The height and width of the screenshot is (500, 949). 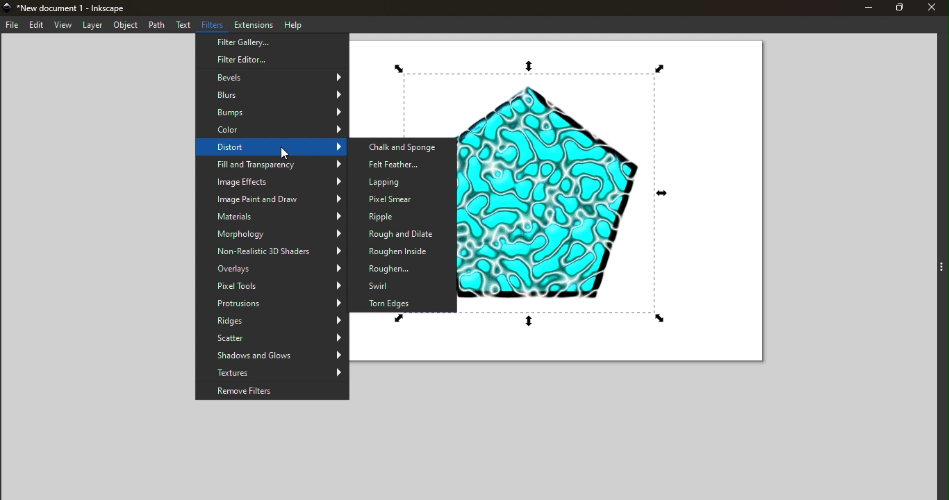 What do you see at coordinates (404, 303) in the screenshot?
I see `Torn Edges` at bounding box center [404, 303].